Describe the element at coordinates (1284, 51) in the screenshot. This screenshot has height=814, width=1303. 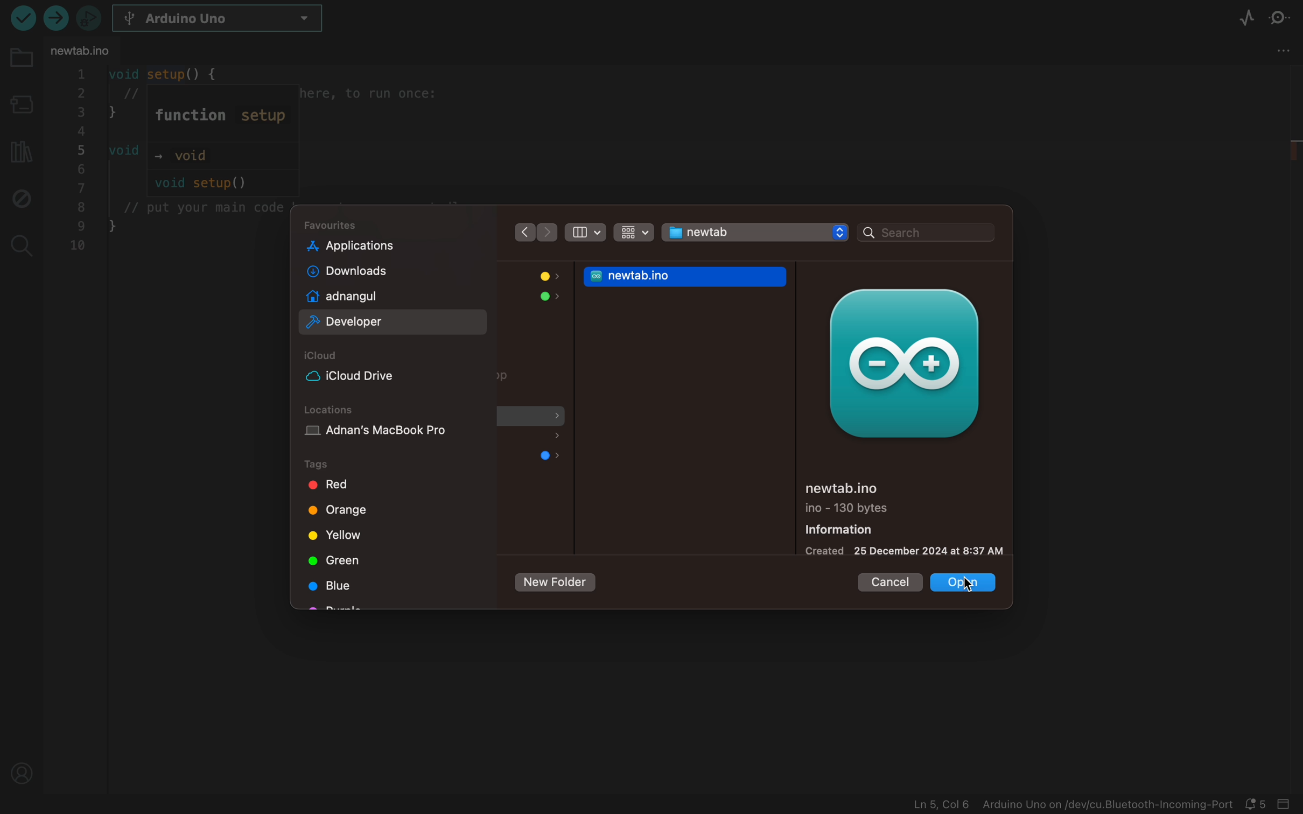
I see `setting` at that location.